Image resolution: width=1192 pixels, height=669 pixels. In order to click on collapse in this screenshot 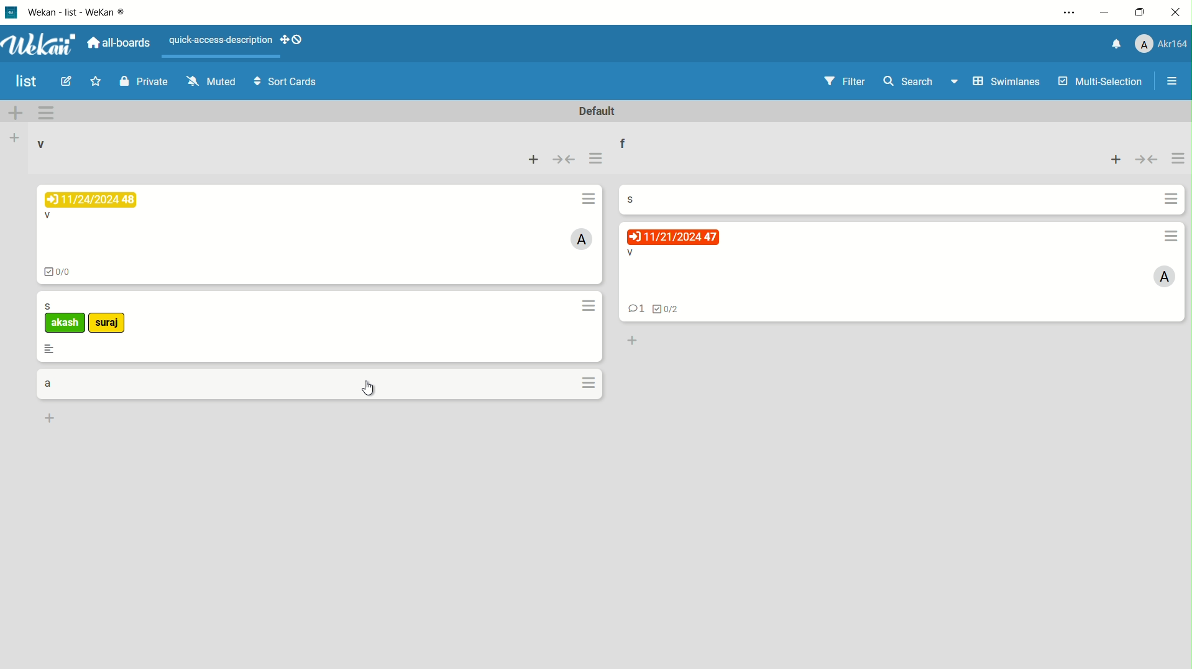, I will do `click(1148, 159)`.